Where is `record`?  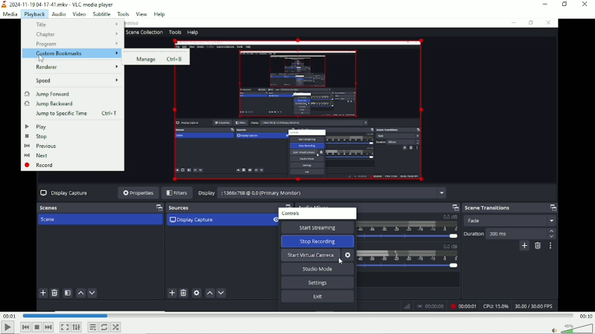
record is located at coordinates (41, 165).